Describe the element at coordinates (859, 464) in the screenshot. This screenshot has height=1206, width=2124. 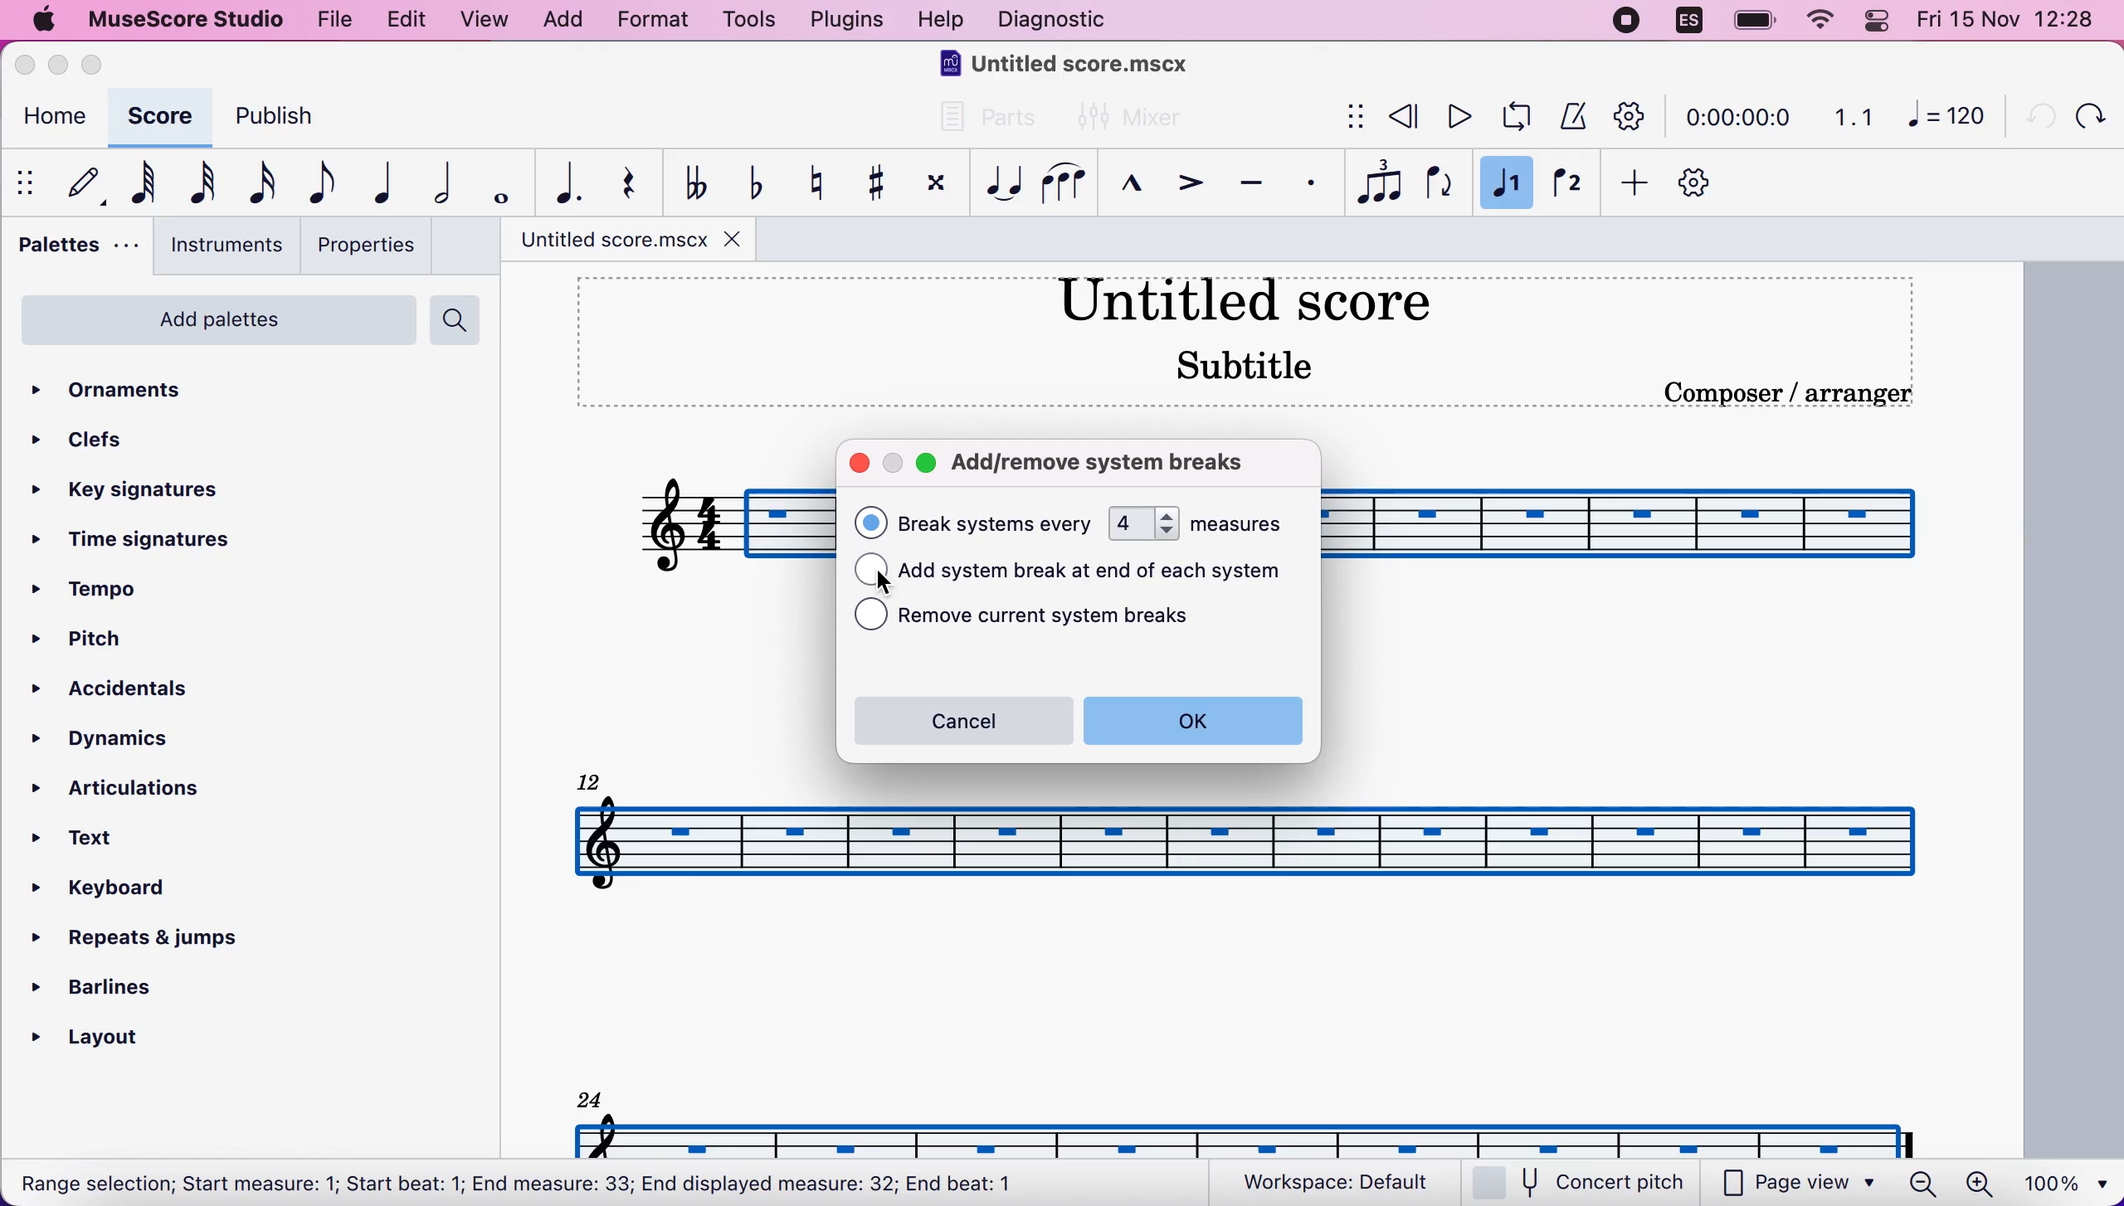
I see `close` at that location.